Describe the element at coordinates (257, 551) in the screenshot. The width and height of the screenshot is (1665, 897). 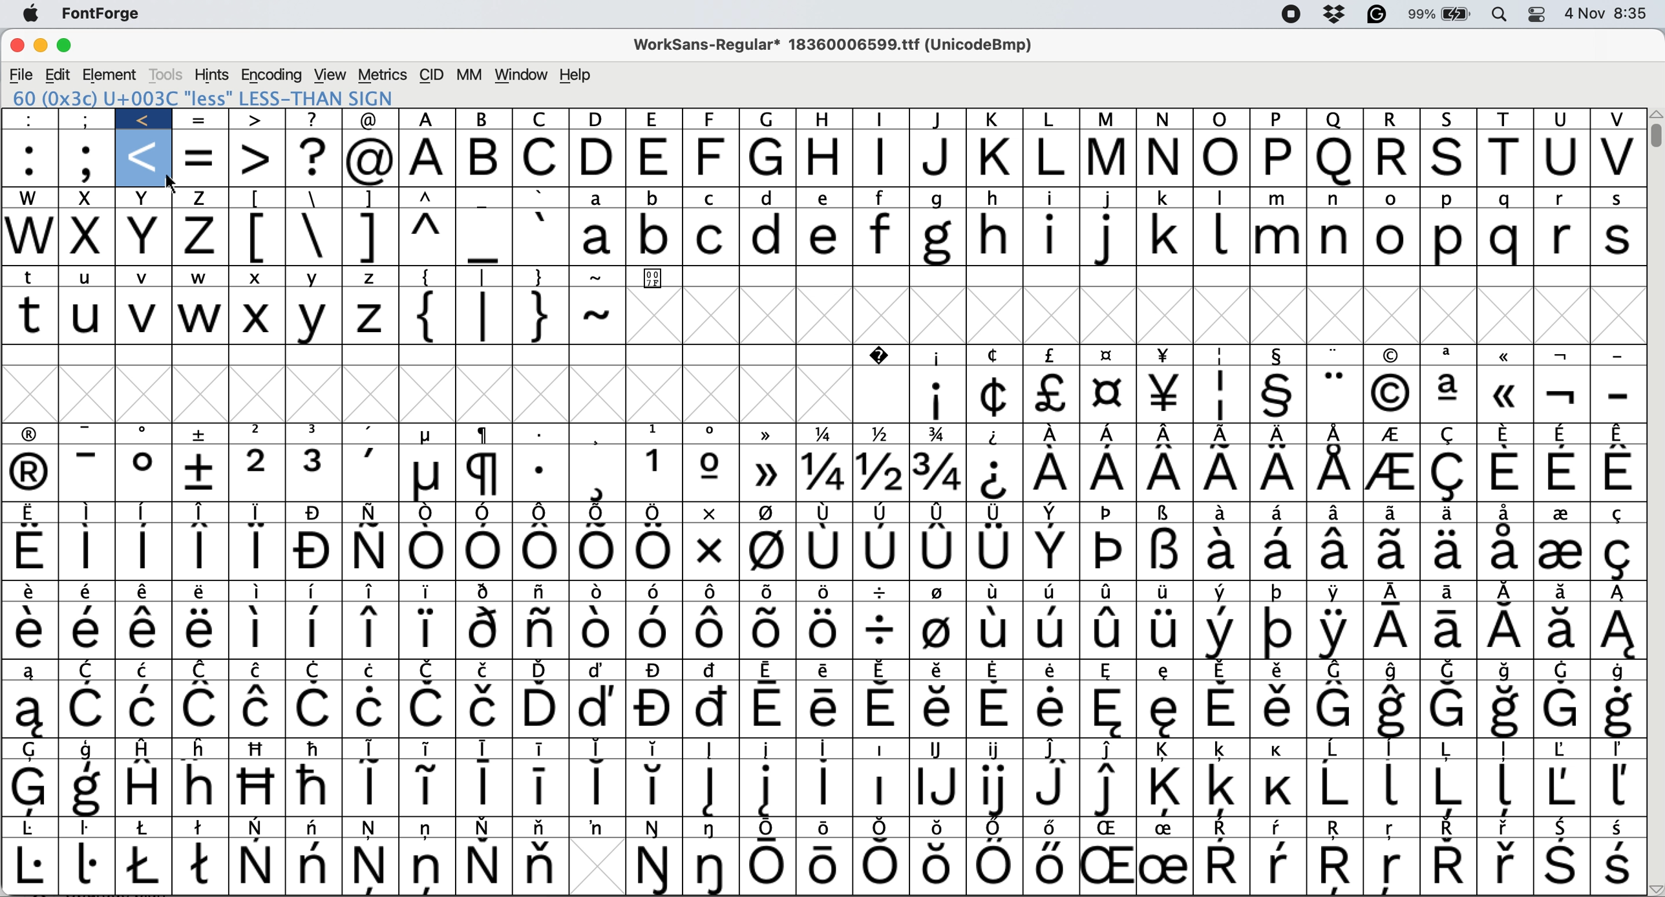
I see `Symbol` at that location.